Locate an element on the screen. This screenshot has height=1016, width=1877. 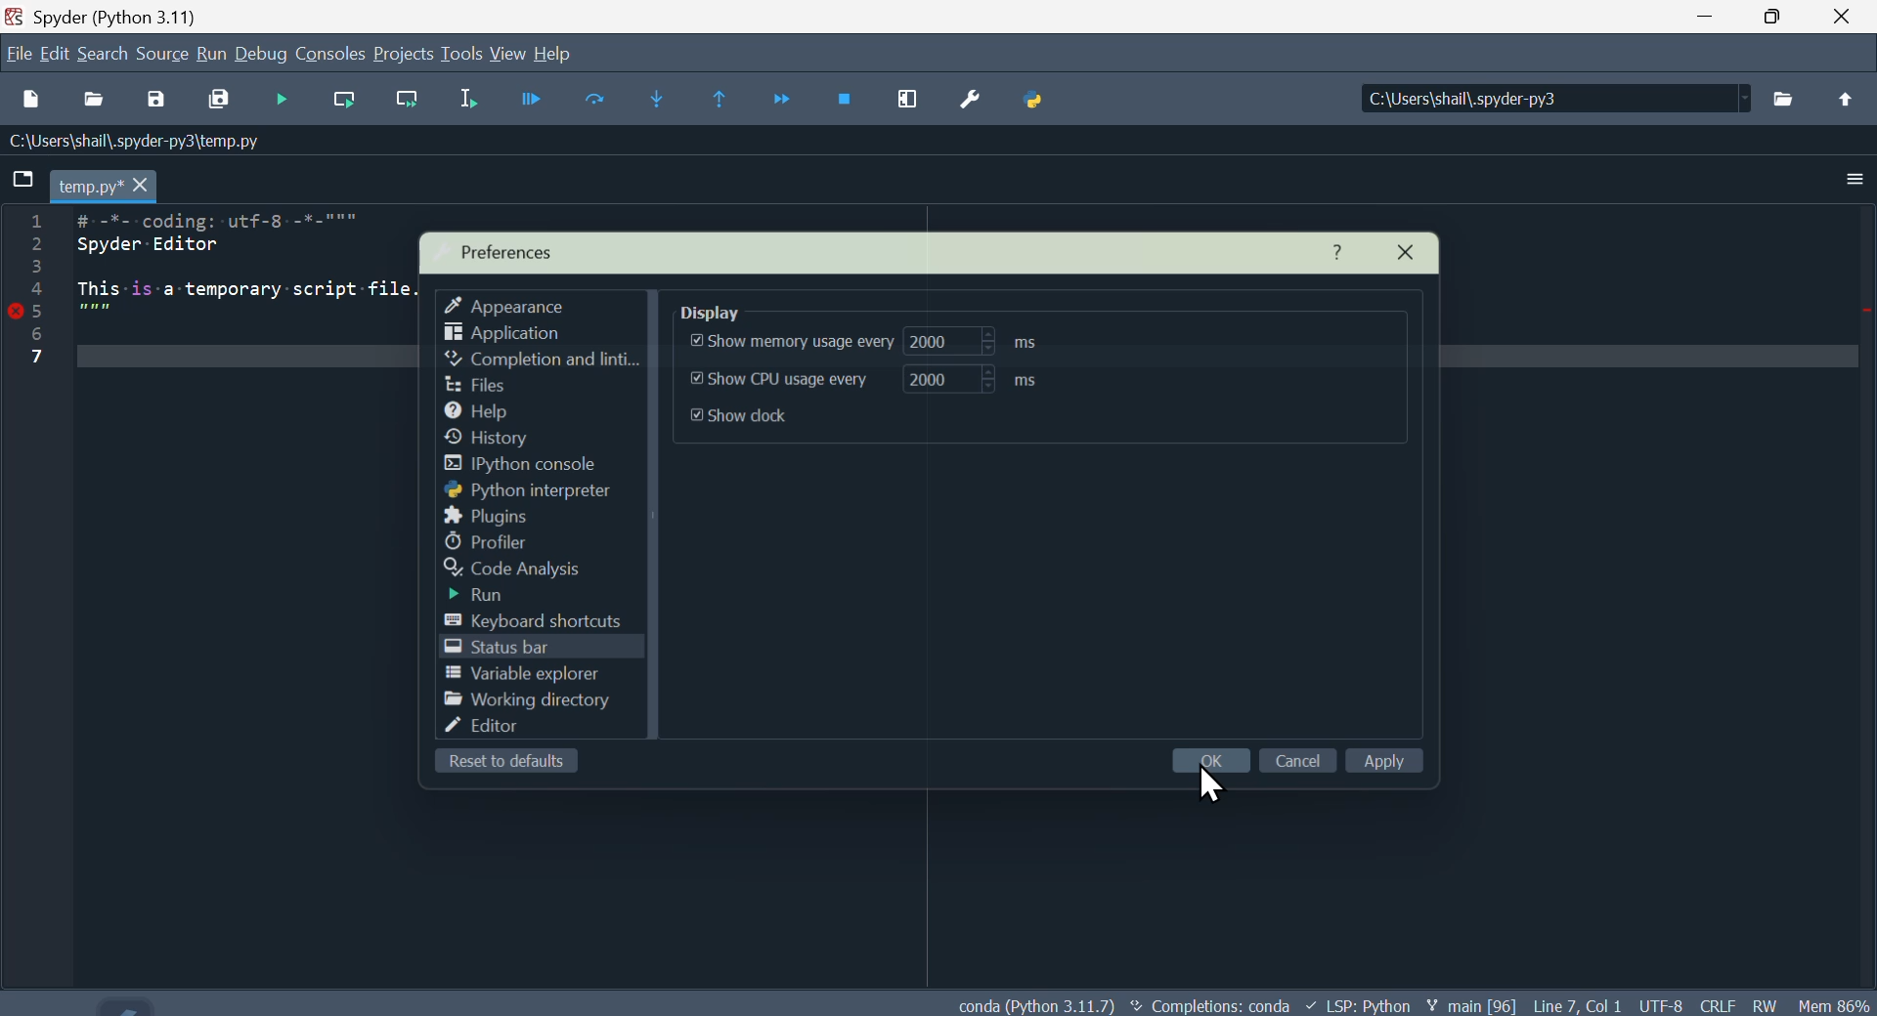
Source is located at coordinates (163, 54).